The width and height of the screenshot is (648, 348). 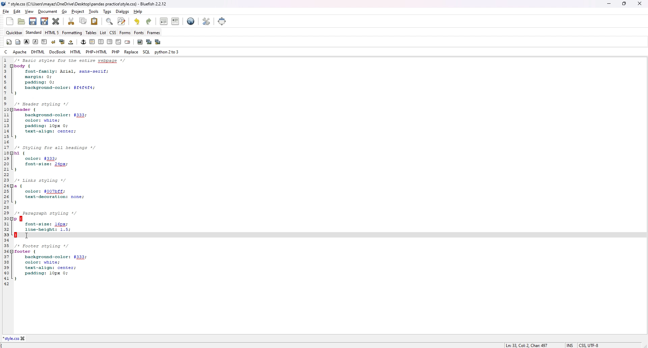 What do you see at coordinates (14, 33) in the screenshot?
I see `quickbar` at bounding box center [14, 33].